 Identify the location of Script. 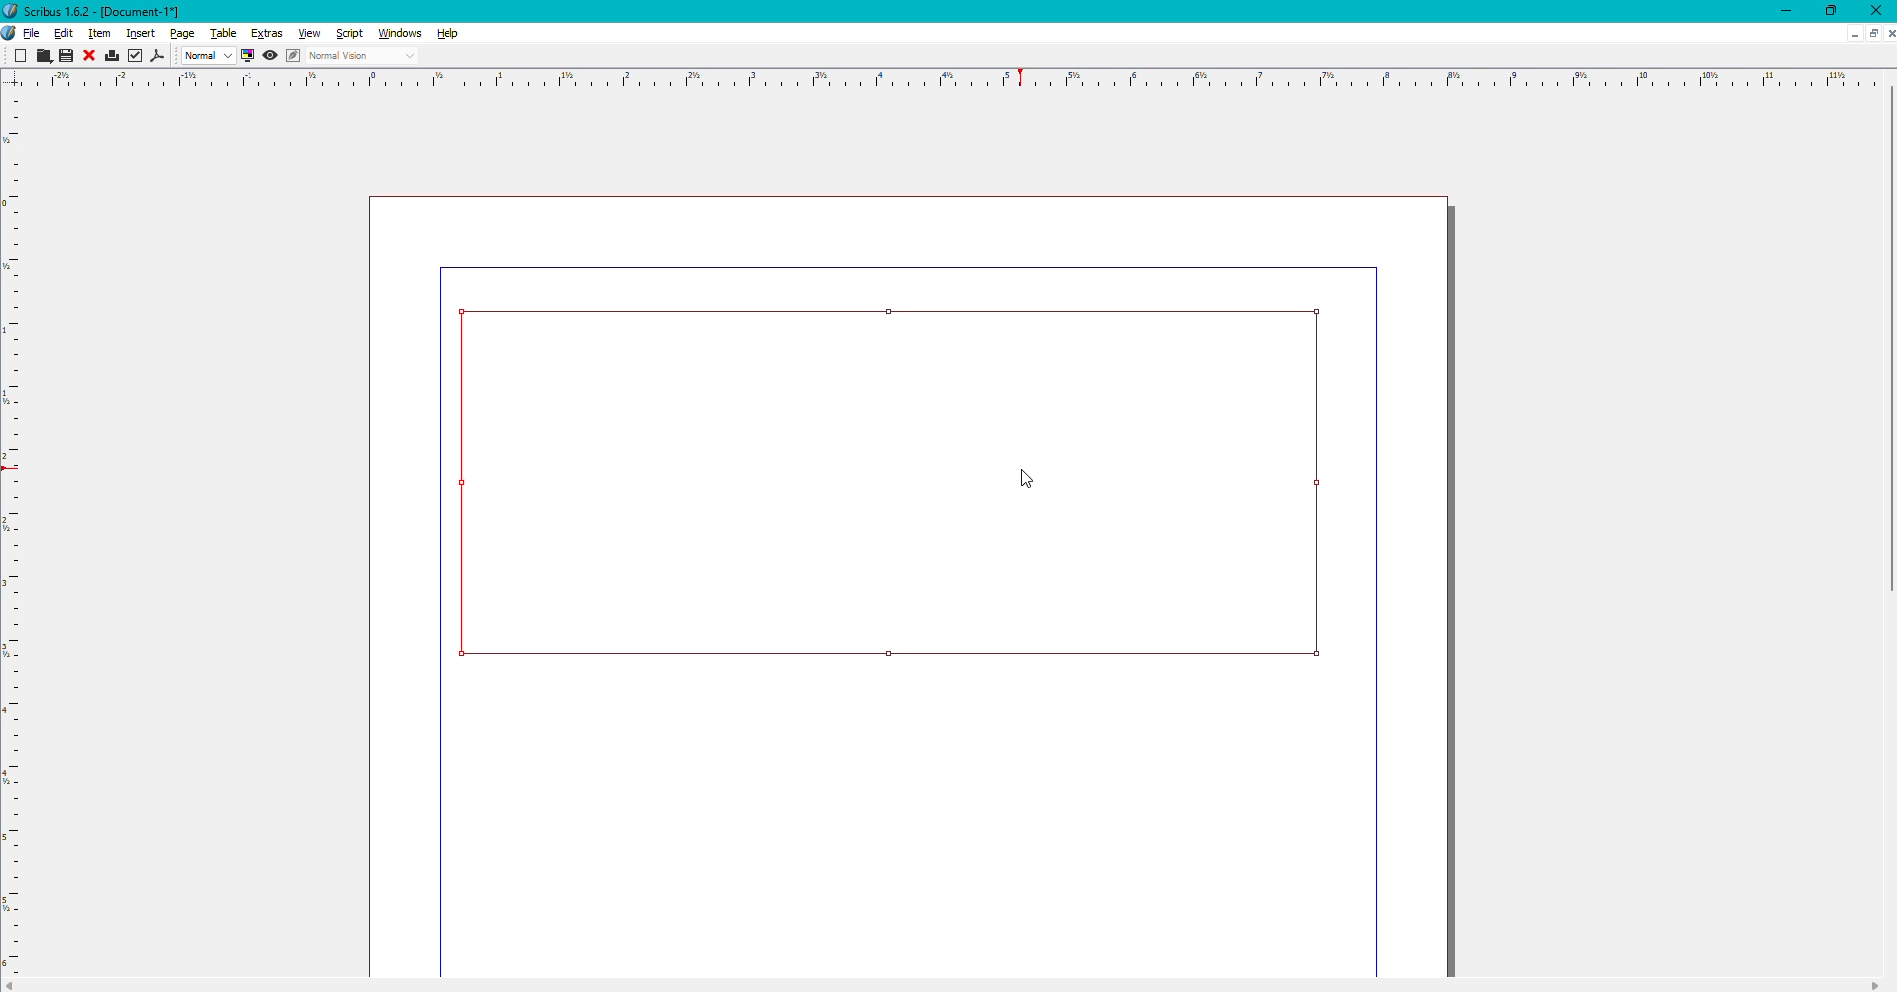
(349, 34).